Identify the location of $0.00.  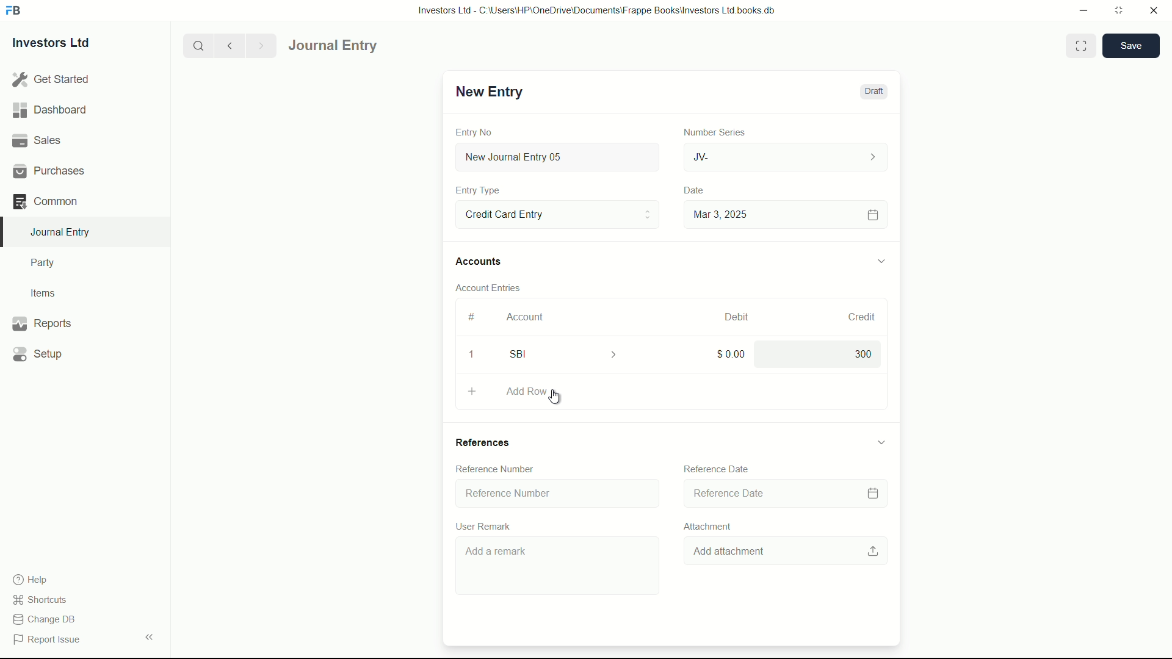
(725, 353).